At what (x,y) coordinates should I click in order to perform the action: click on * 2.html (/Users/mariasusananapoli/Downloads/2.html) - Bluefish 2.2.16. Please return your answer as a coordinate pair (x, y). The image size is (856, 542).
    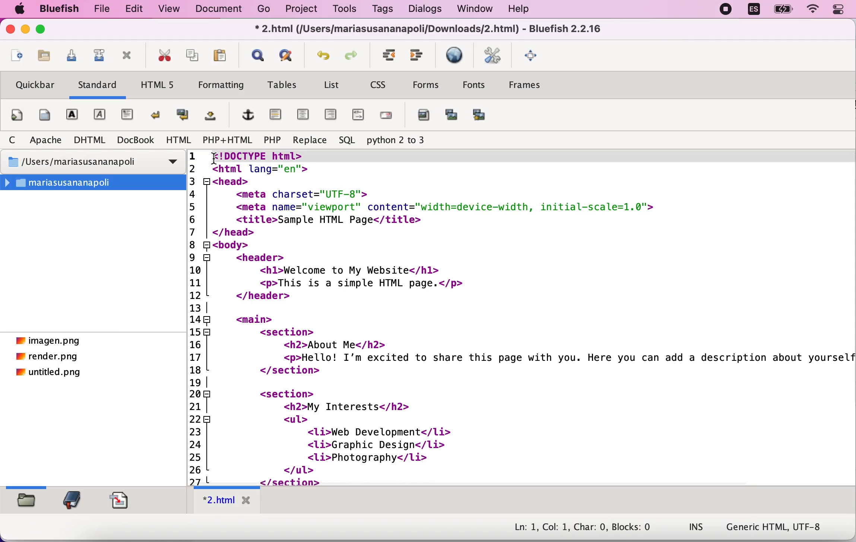
    Looking at the image, I should click on (431, 30).